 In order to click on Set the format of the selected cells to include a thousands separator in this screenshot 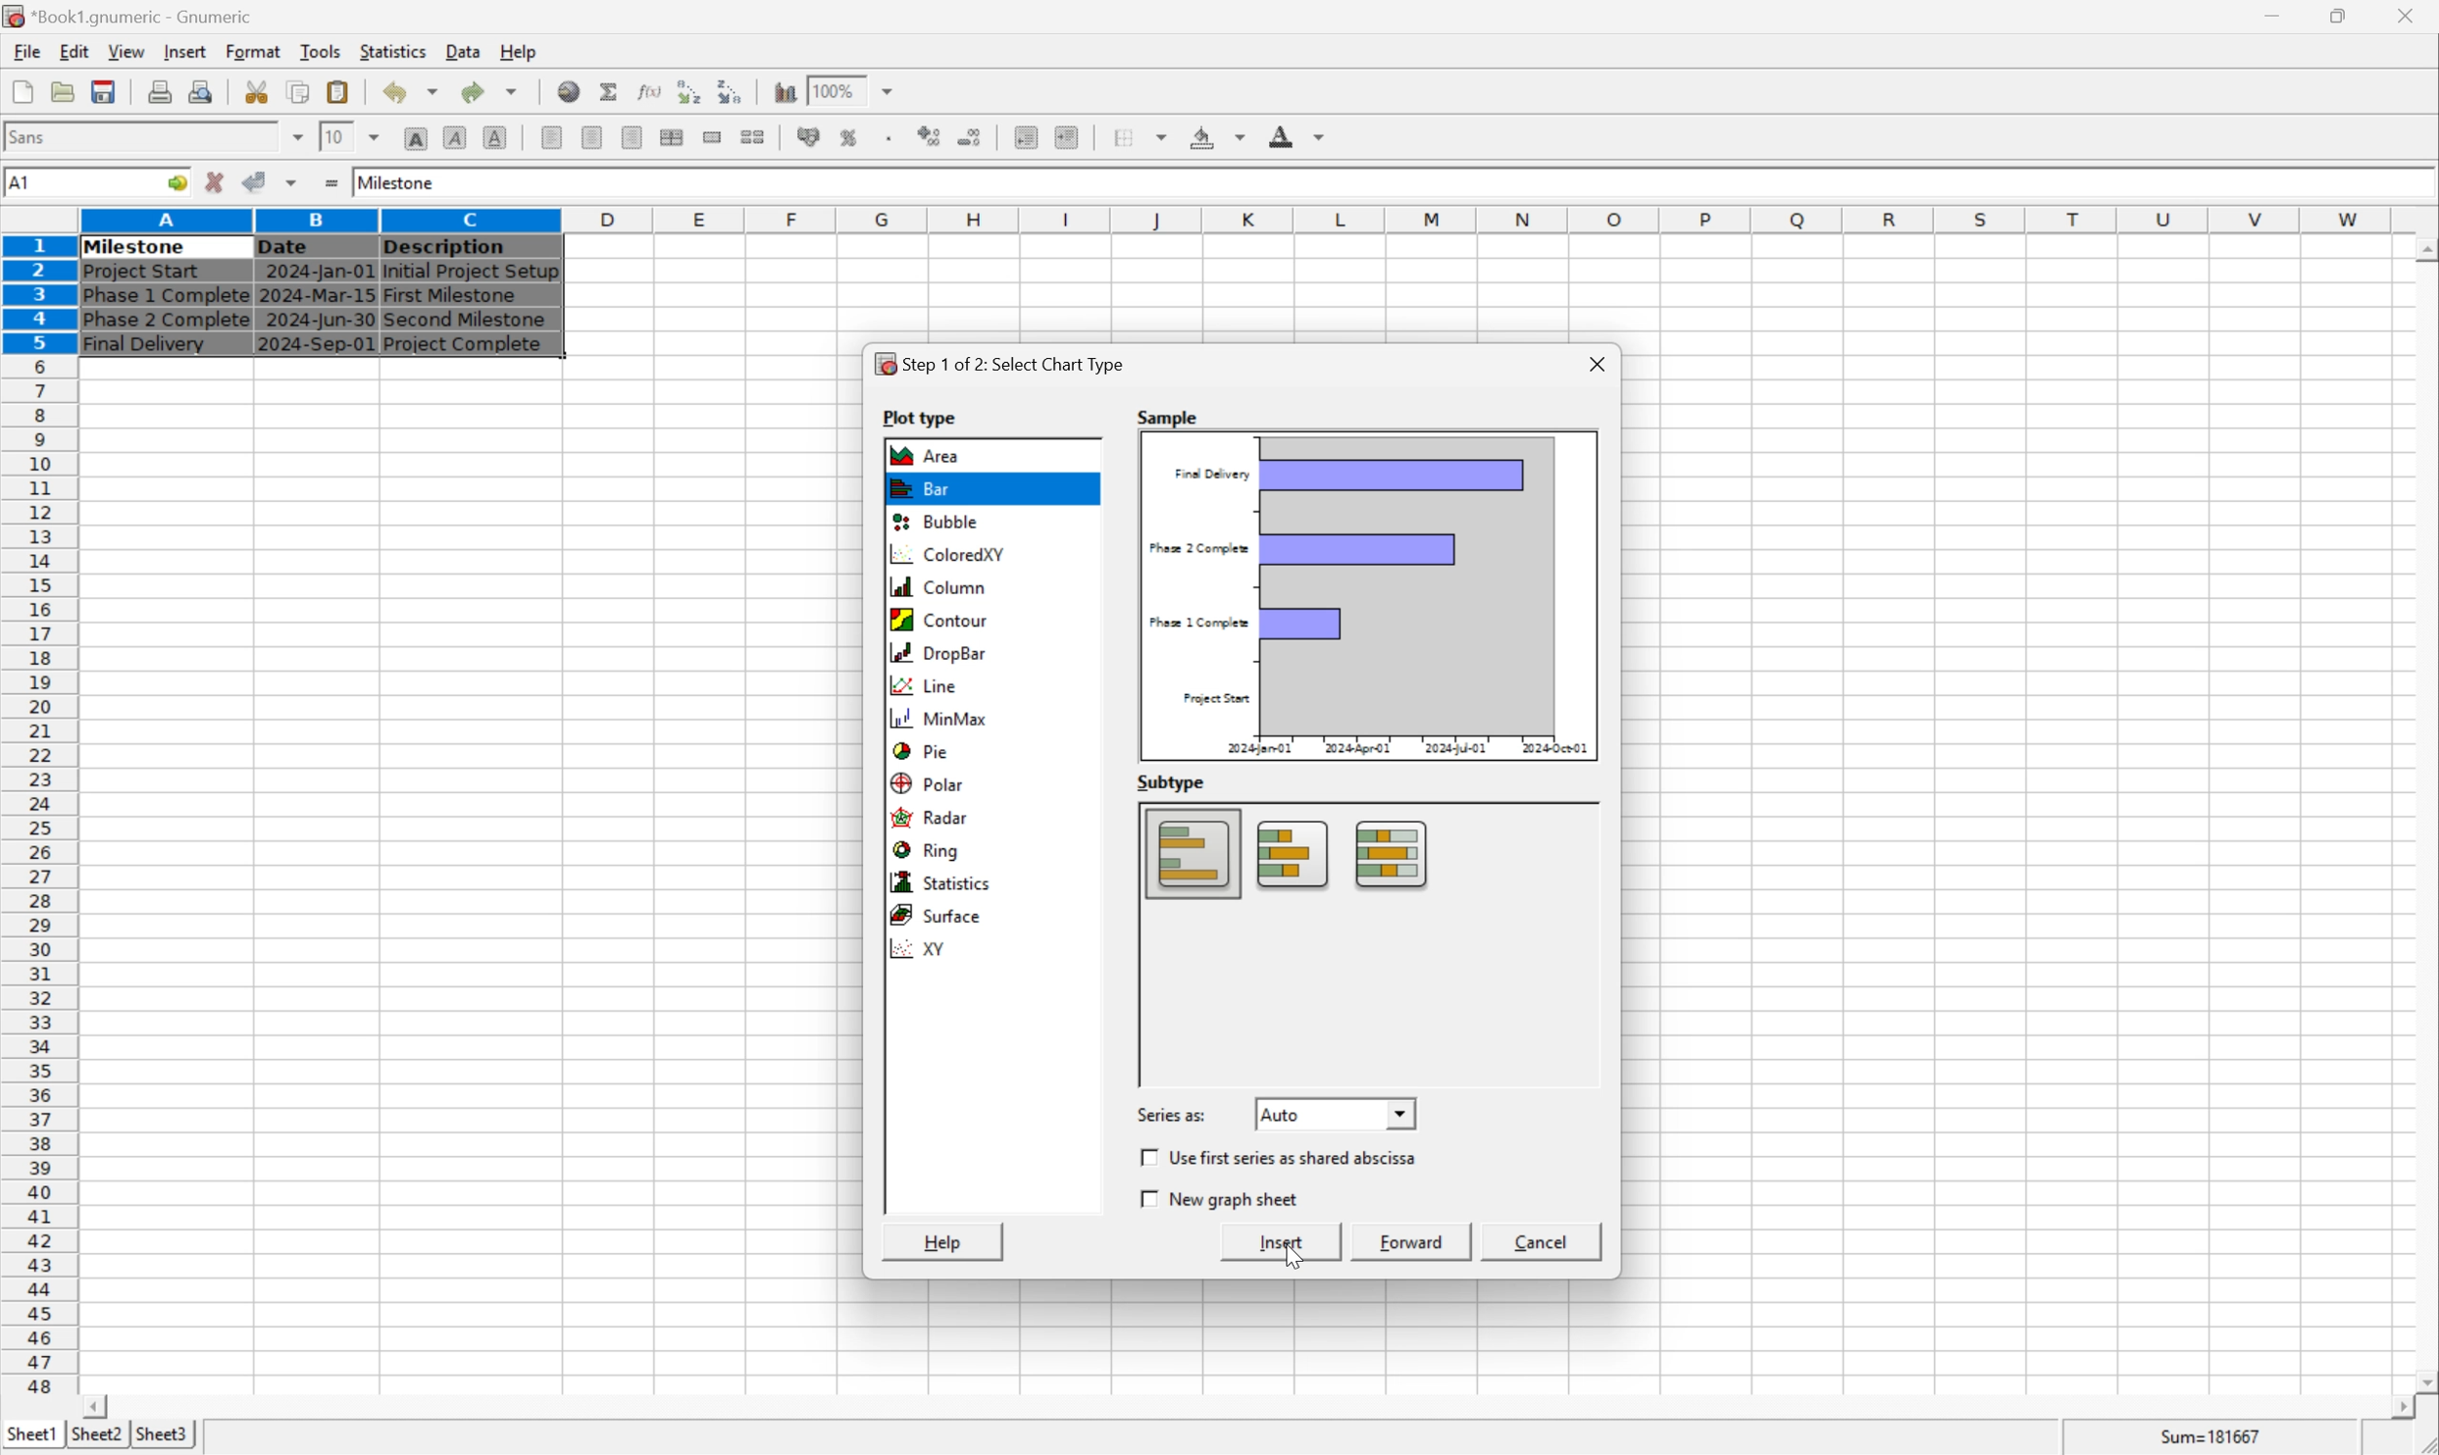, I will do `click(893, 137)`.